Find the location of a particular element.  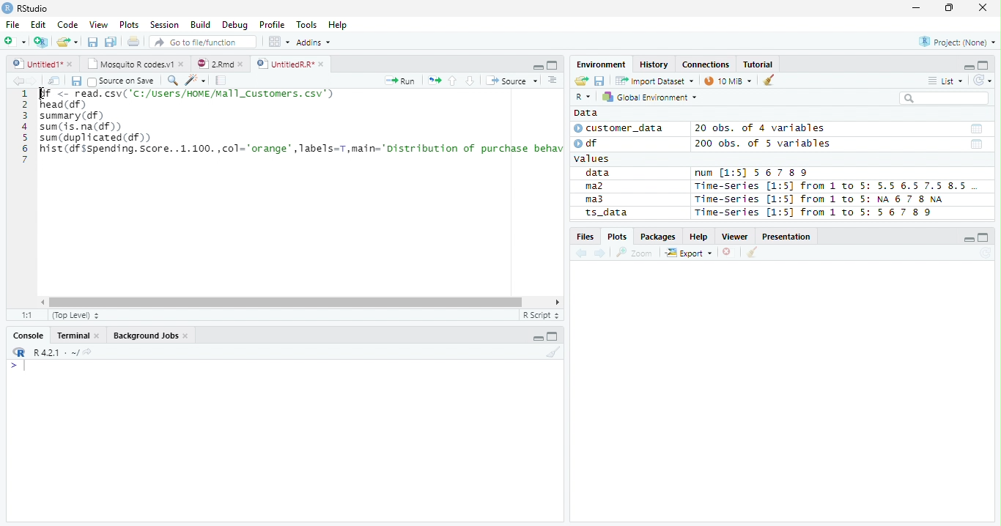

Refresh is located at coordinates (983, 78).